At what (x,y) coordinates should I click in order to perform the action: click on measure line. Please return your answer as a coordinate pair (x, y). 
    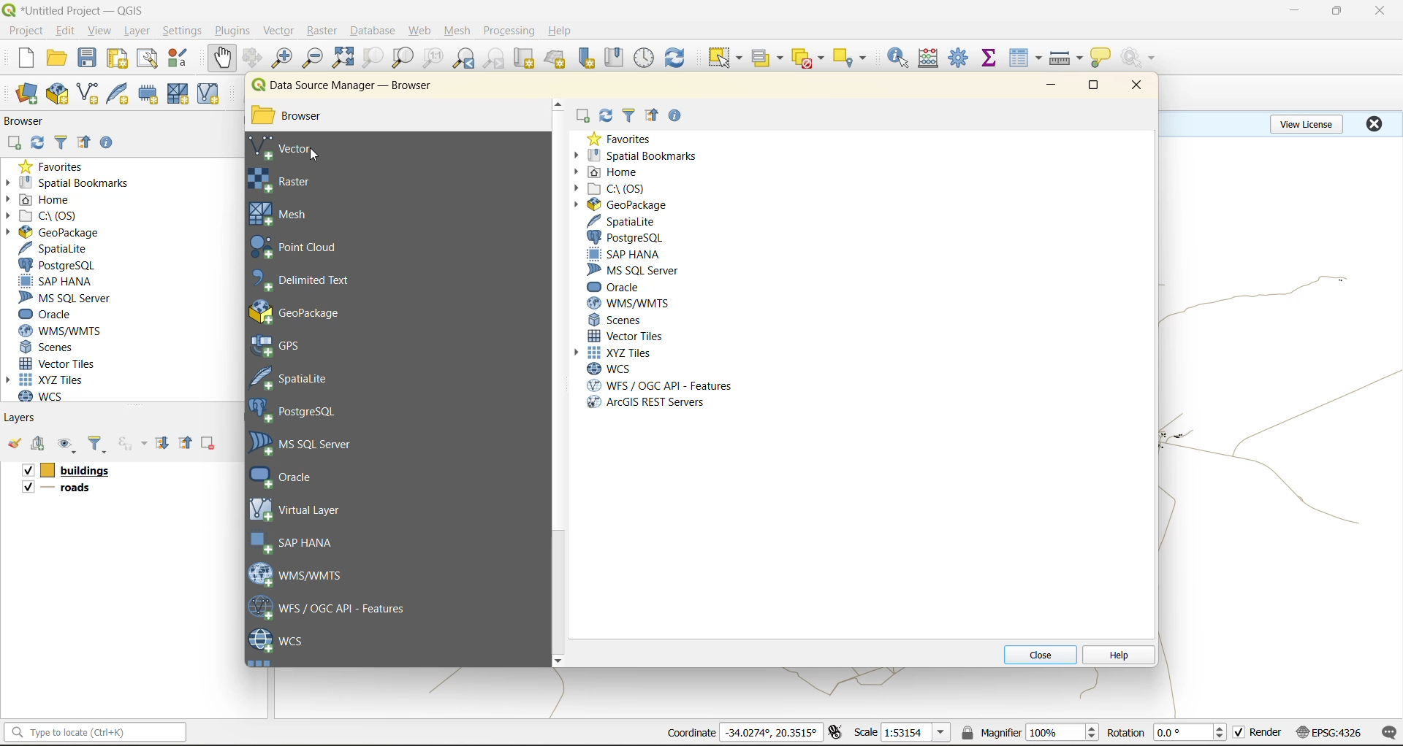
    Looking at the image, I should click on (1068, 58).